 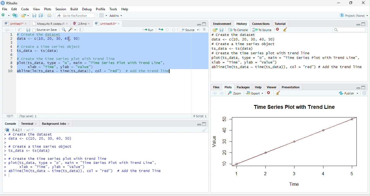 I want to click on Save current document, so click(x=28, y=30).